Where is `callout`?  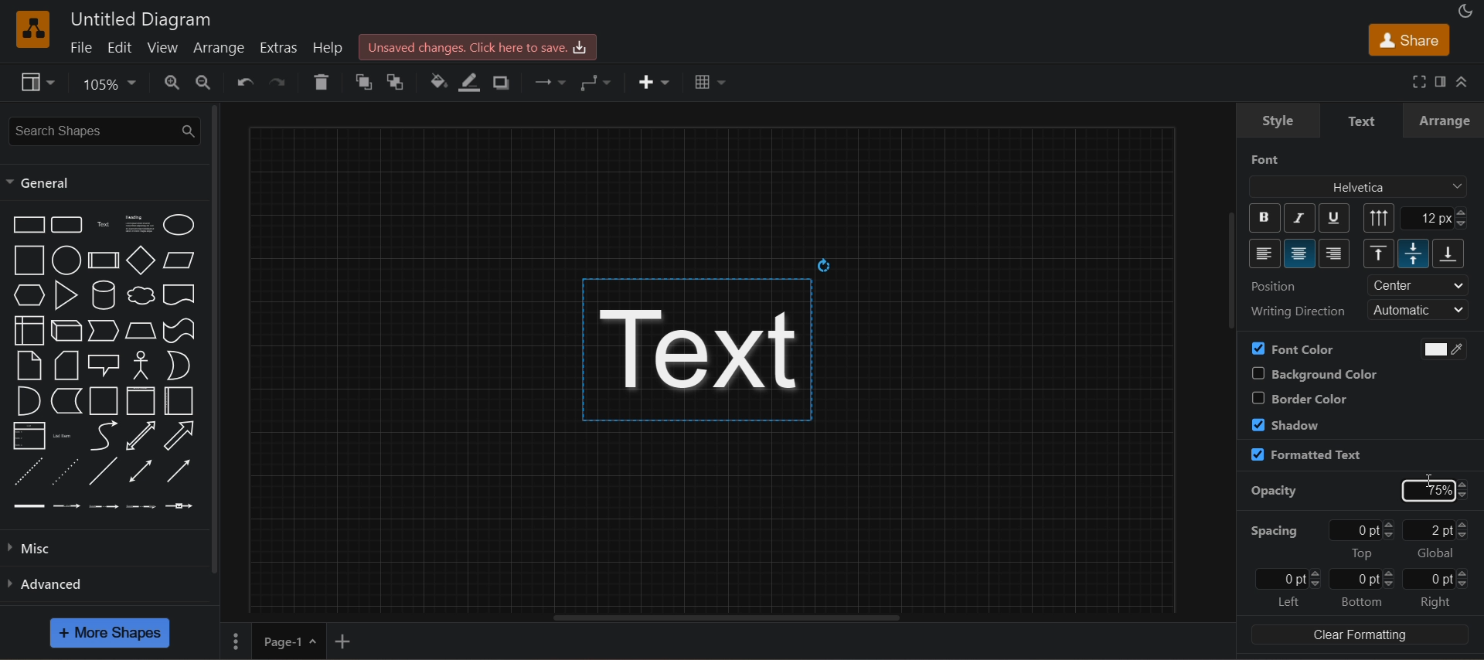
callout is located at coordinates (104, 365).